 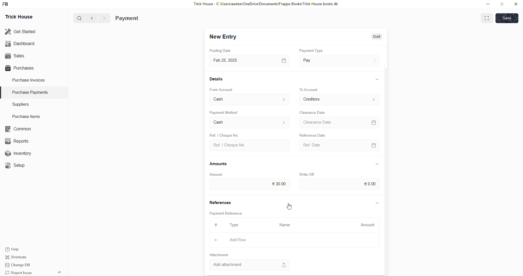 What do you see at coordinates (225, 89) in the screenshot?
I see `From Account` at bounding box center [225, 89].